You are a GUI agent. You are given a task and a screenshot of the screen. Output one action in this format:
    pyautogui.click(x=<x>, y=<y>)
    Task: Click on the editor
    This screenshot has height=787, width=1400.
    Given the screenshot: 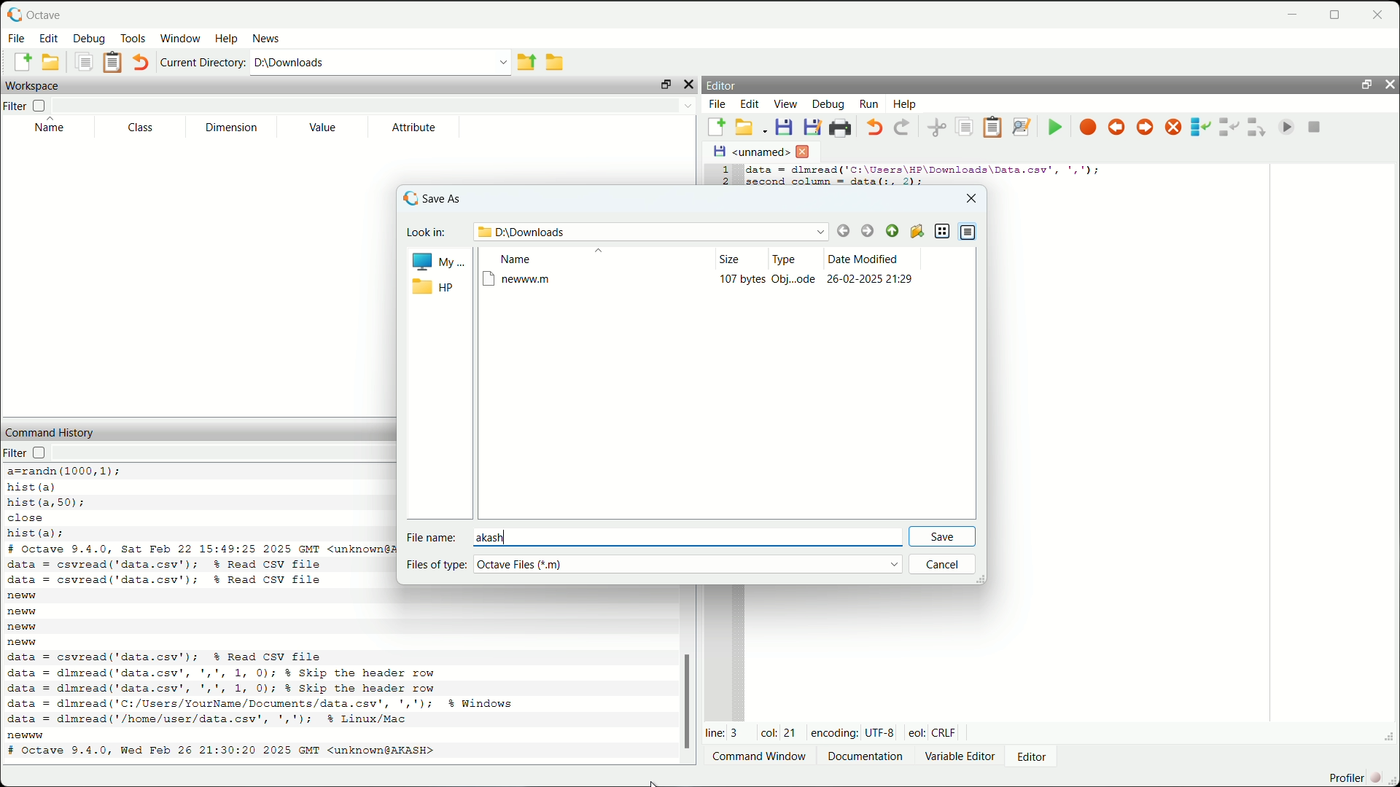 What is the action you would take?
    pyautogui.click(x=724, y=84)
    